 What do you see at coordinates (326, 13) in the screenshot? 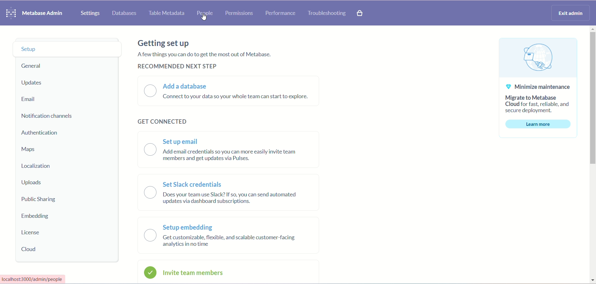
I see `troubleshooting` at bounding box center [326, 13].